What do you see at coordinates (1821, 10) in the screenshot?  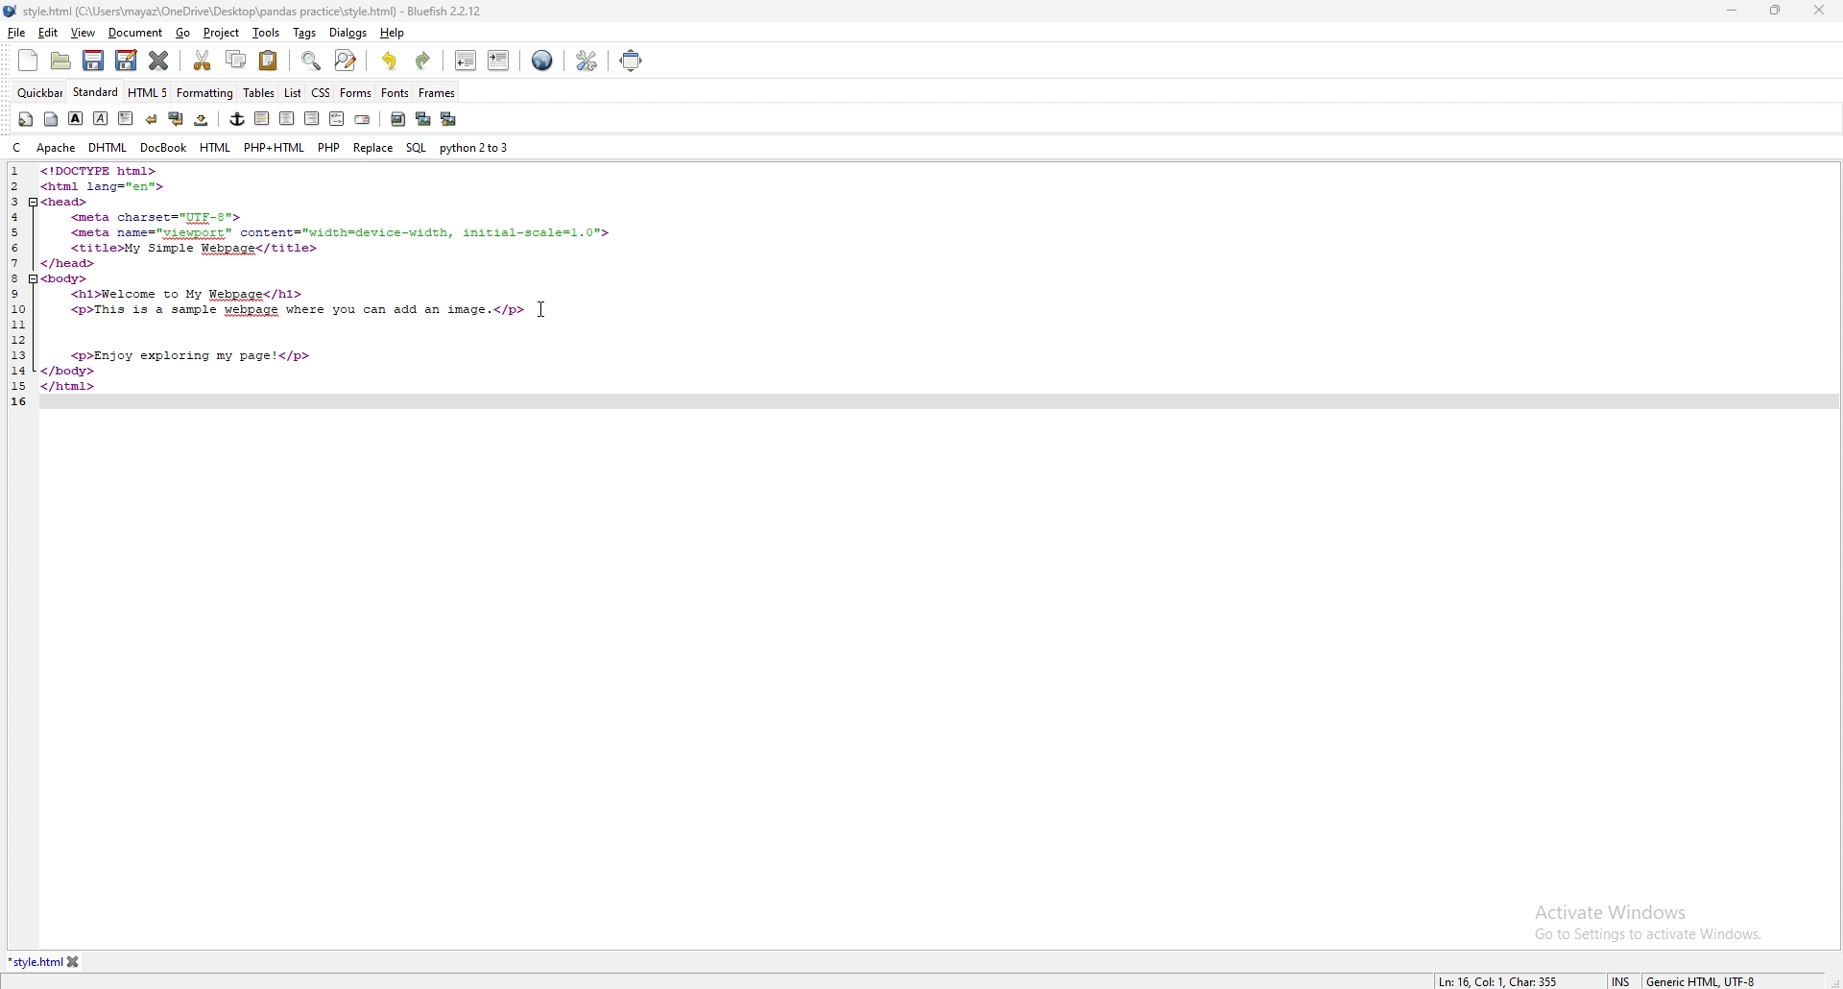 I see `close` at bounding box center [1821, 10].